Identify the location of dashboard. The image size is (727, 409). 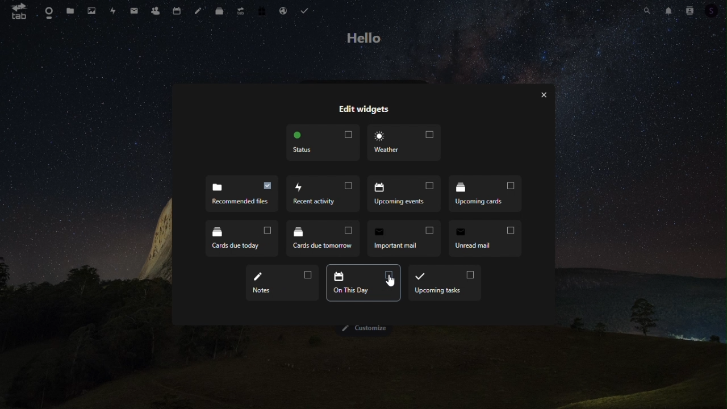
(47, 13).